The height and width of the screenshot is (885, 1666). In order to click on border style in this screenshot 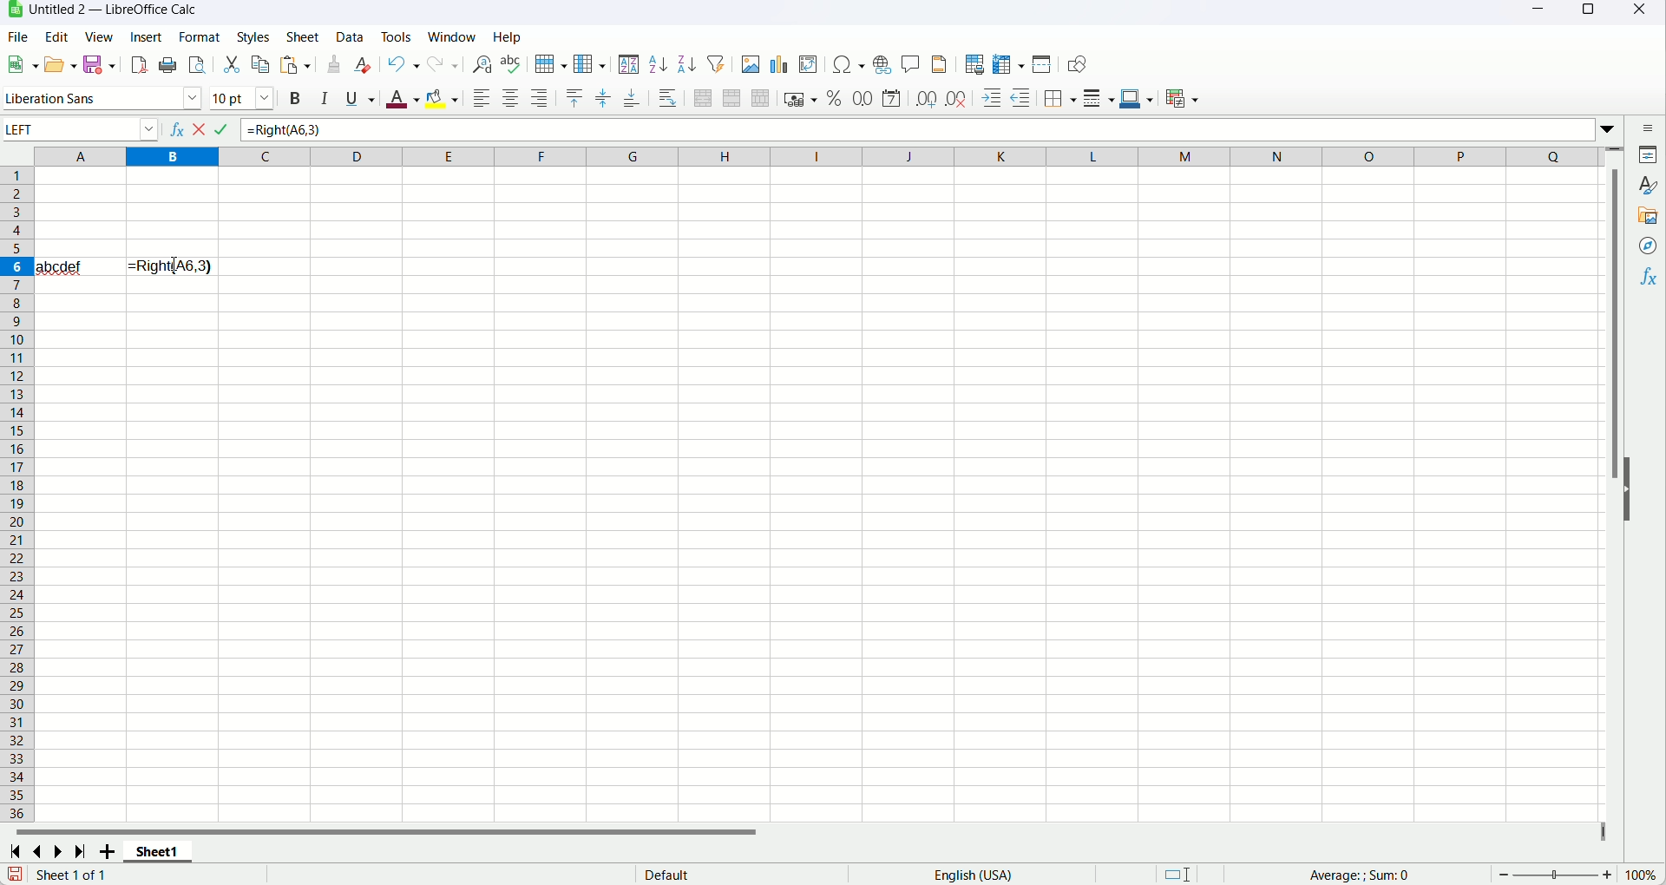, I will do `click(1098, 99)`.